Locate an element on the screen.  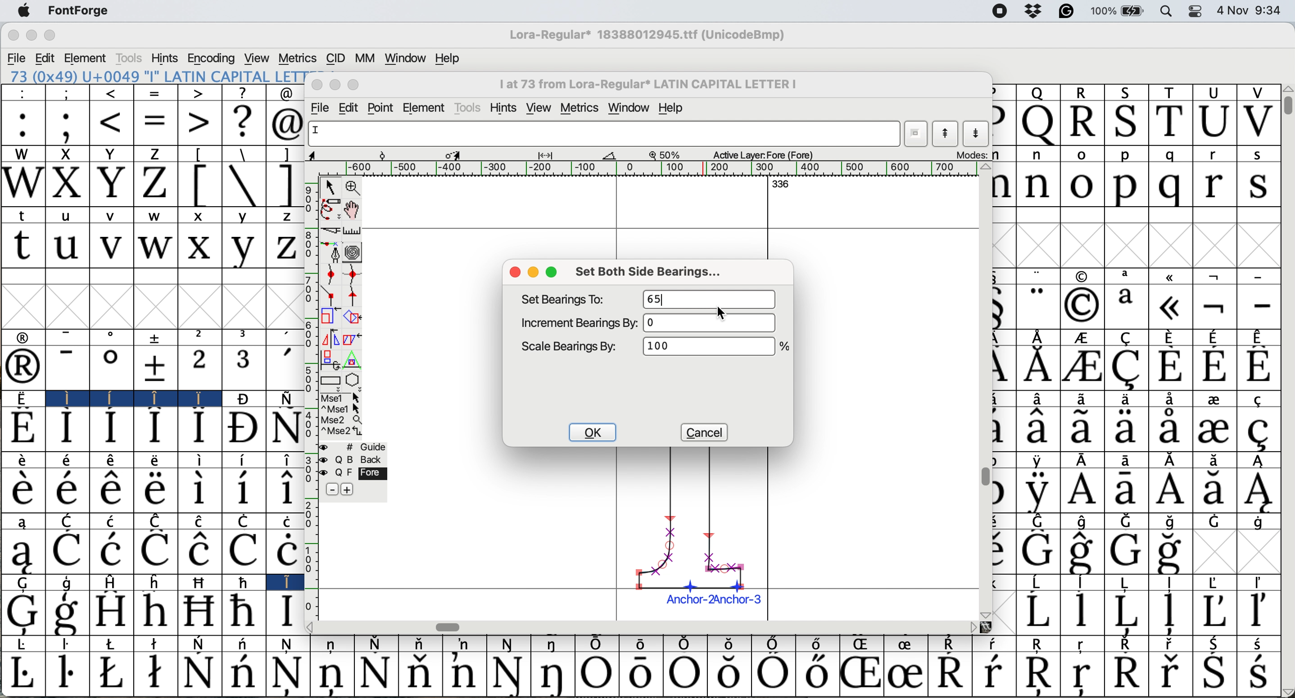
rotate the selection in 3d and project back to plane is located at coordinates (330, 359).